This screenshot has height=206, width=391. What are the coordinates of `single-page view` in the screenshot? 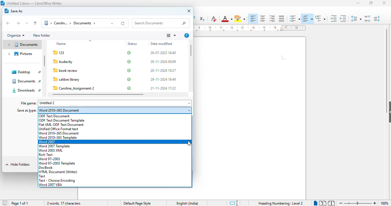 It's located at (316, 203).